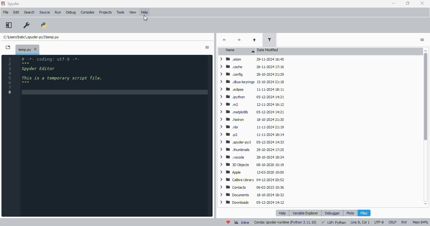 The height and width of the screenshot is (226, 430). I want to click on UTF-8, so click(379, 222).